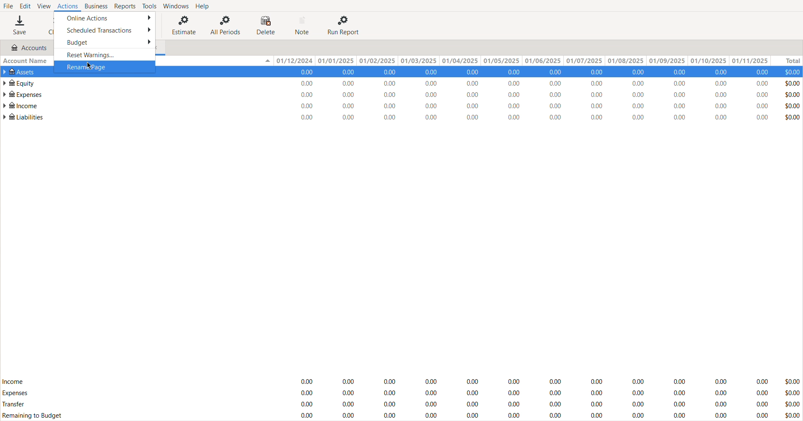 This screenshot has height=421, width=803. Describe the element at coordinates (24, 5) in the screenshot. I see `Edit` at that location.